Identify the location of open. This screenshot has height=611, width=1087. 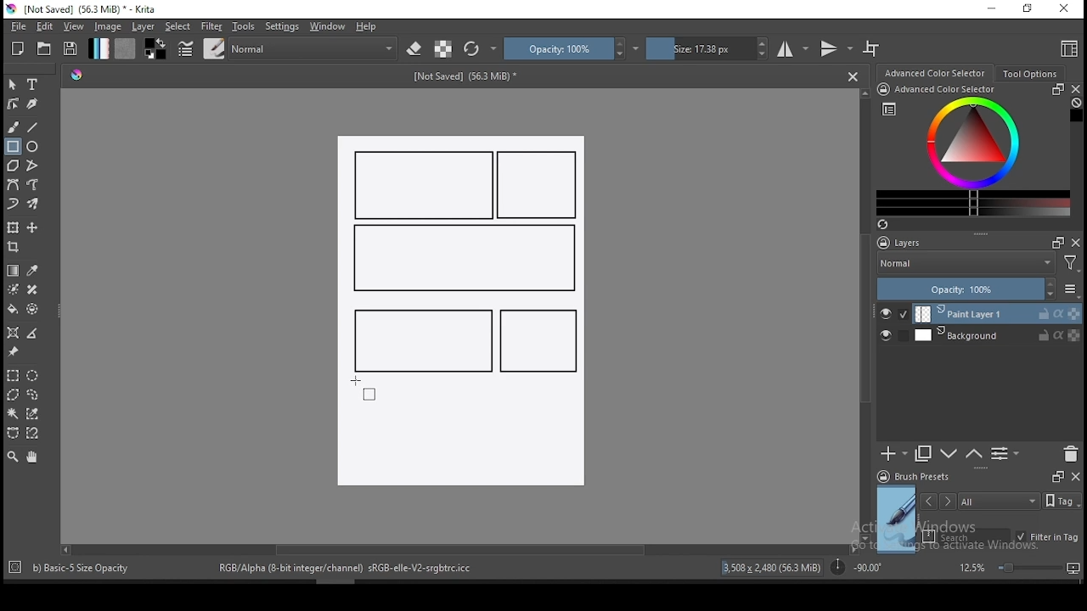
(44, 48).